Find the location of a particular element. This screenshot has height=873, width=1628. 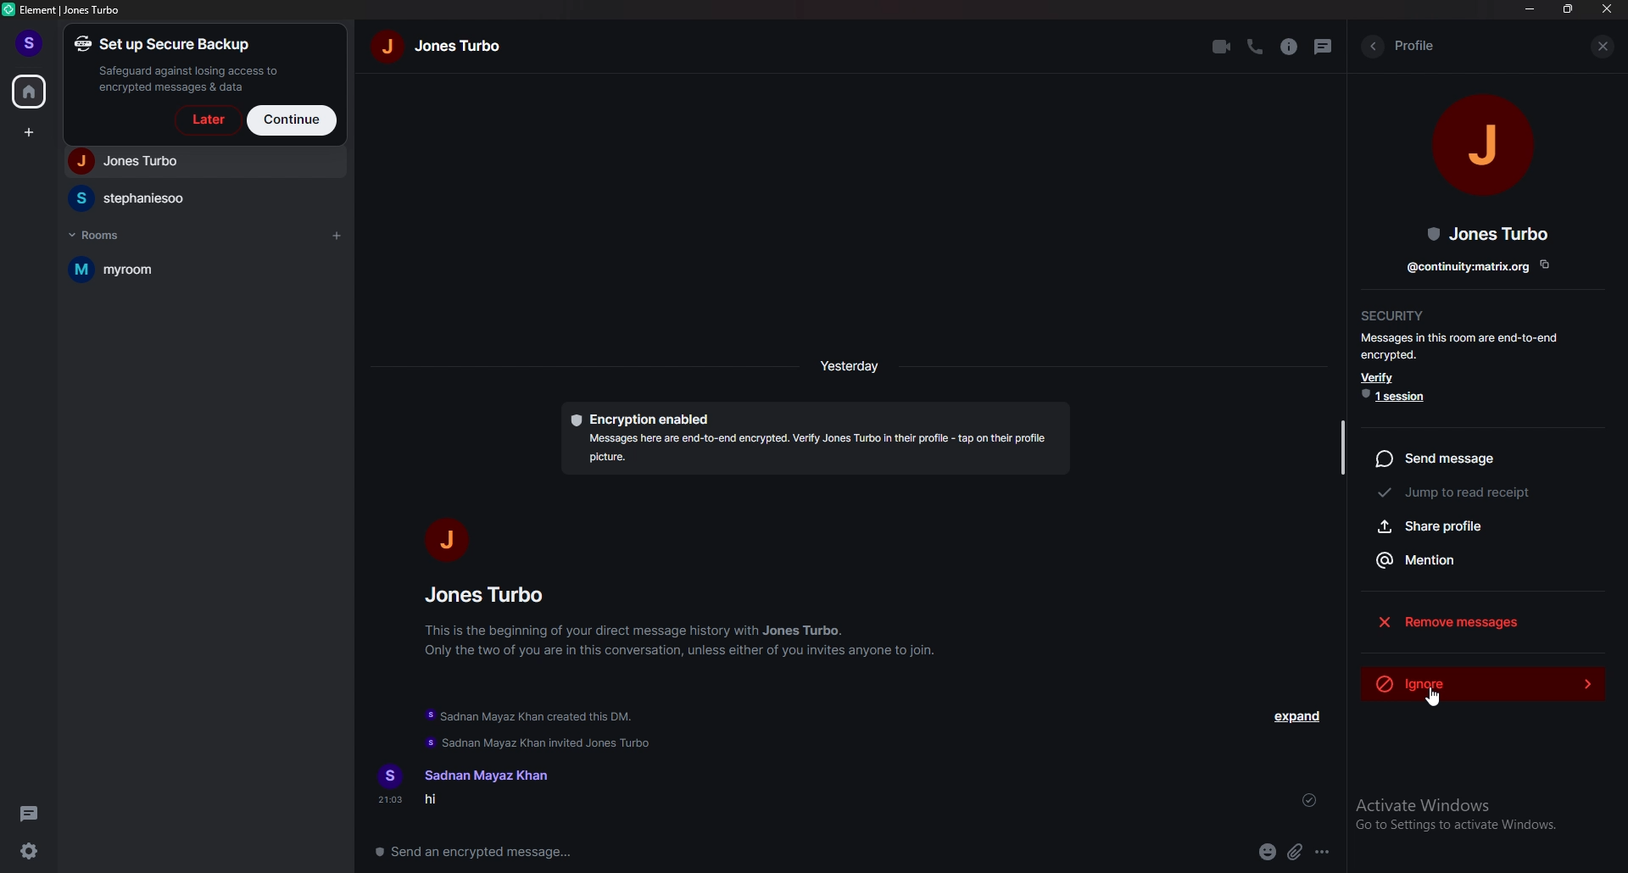

room is located at coordinates (195, 270).